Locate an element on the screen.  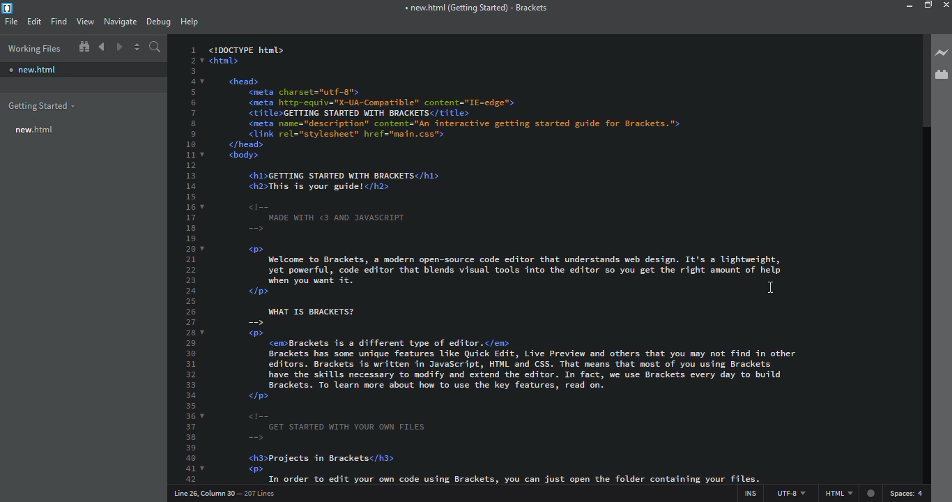
file is located at coordinates (11, 22).